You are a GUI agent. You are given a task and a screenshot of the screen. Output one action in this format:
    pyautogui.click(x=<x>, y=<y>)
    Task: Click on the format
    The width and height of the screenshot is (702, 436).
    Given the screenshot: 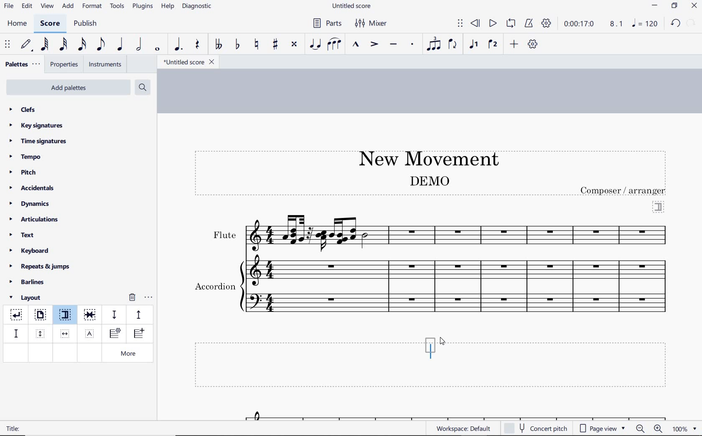 What is the action you would take?
    pyautogui.click(x=93, y=6)
    